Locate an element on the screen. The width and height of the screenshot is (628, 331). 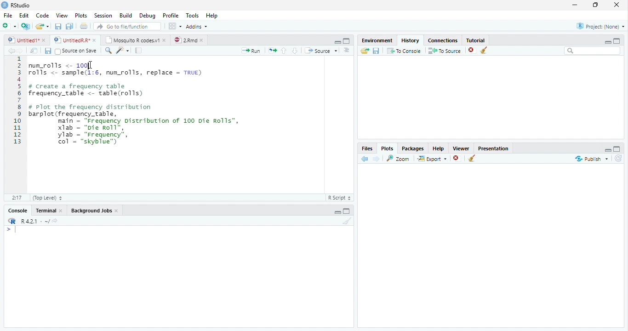
T0 Console is located at coordinates (404, 50).